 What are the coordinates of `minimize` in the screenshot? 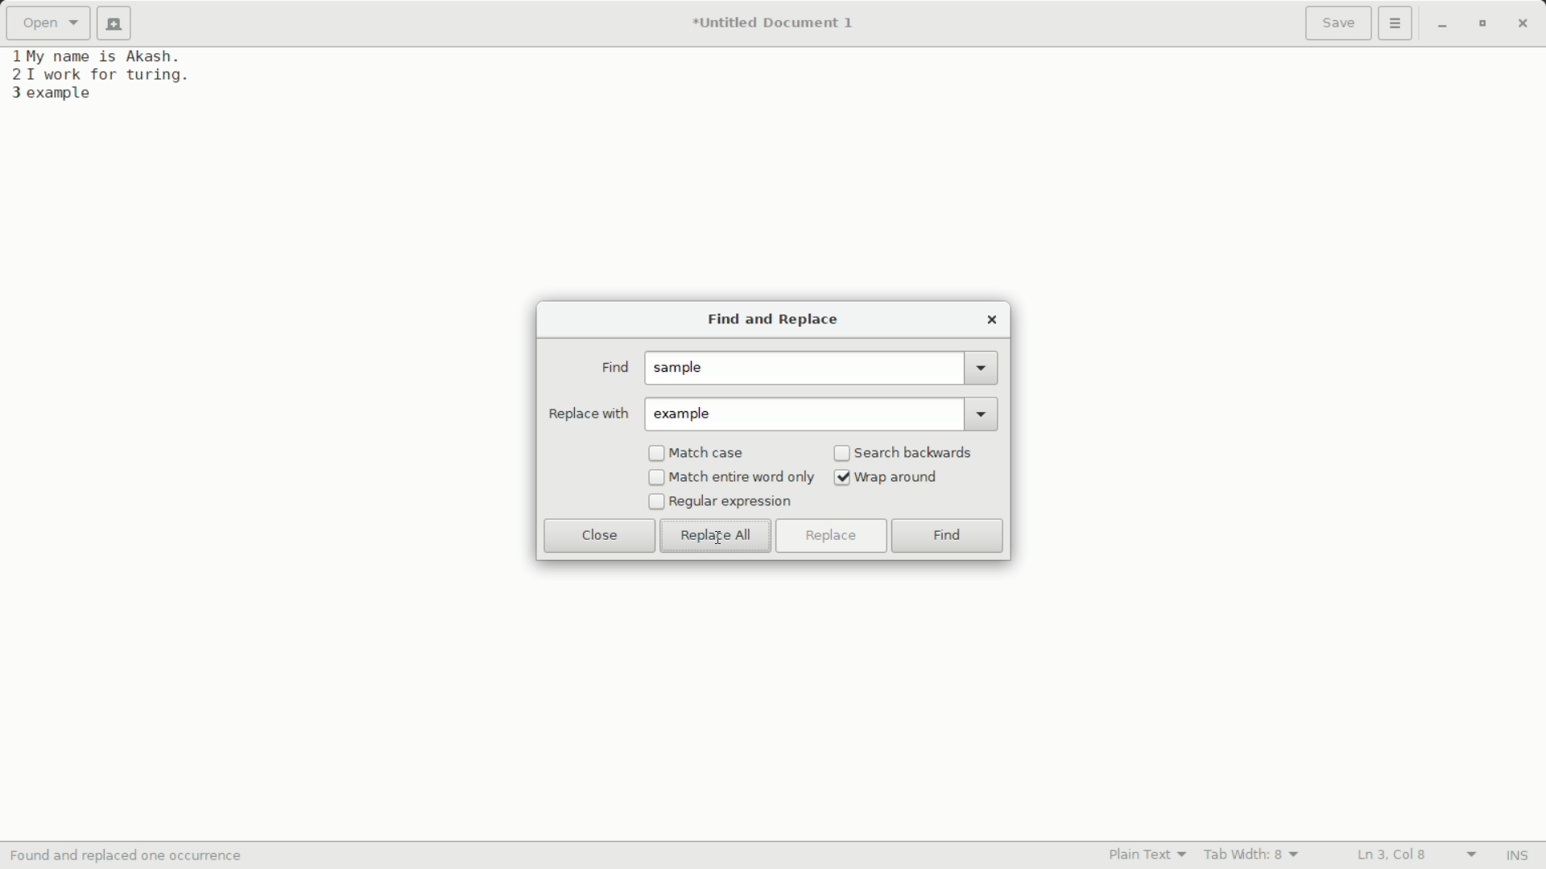 It's located at (1442, 25).